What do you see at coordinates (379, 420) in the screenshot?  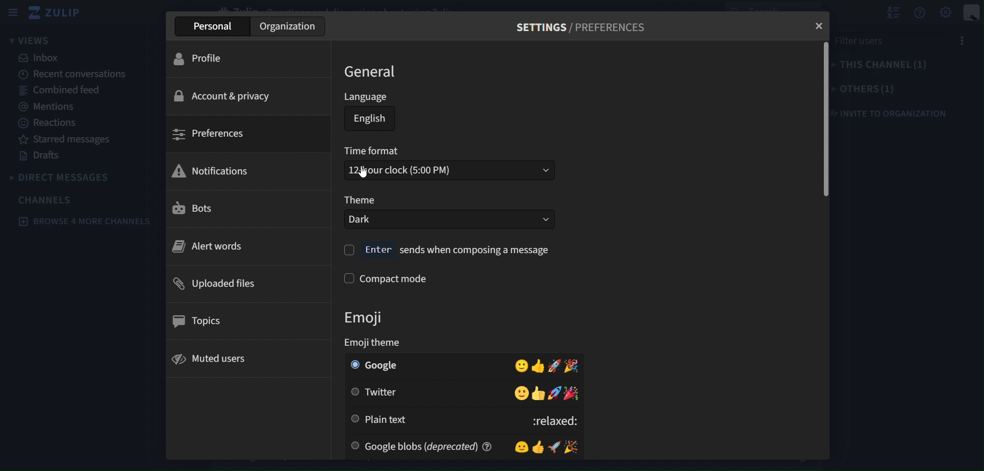 I see `plain text` at bounding box center [379, 420].